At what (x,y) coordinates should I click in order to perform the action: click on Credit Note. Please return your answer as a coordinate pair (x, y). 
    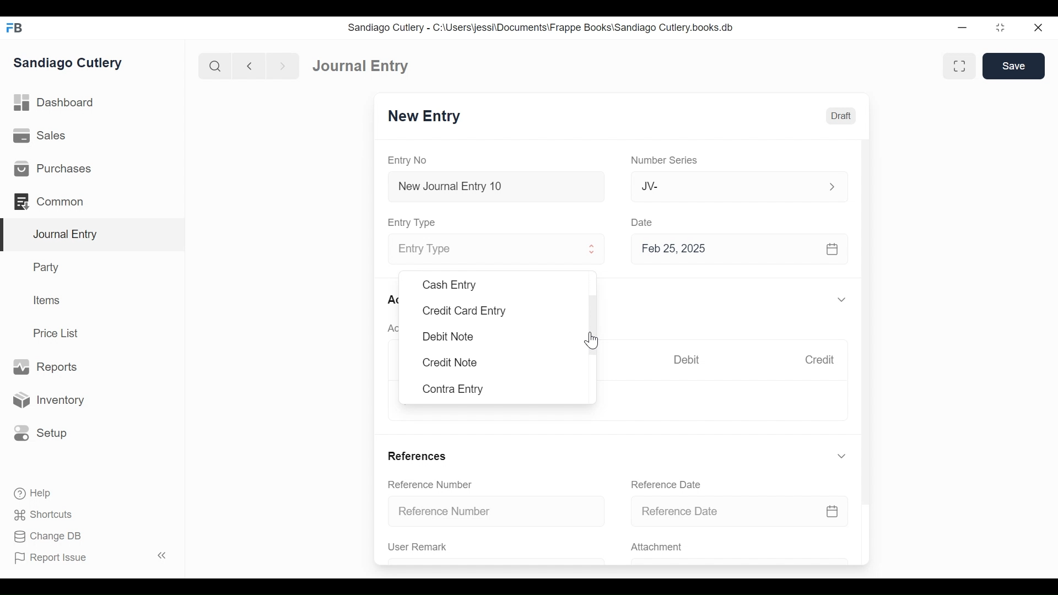
    Looking at the image, I should click on (450, 364).